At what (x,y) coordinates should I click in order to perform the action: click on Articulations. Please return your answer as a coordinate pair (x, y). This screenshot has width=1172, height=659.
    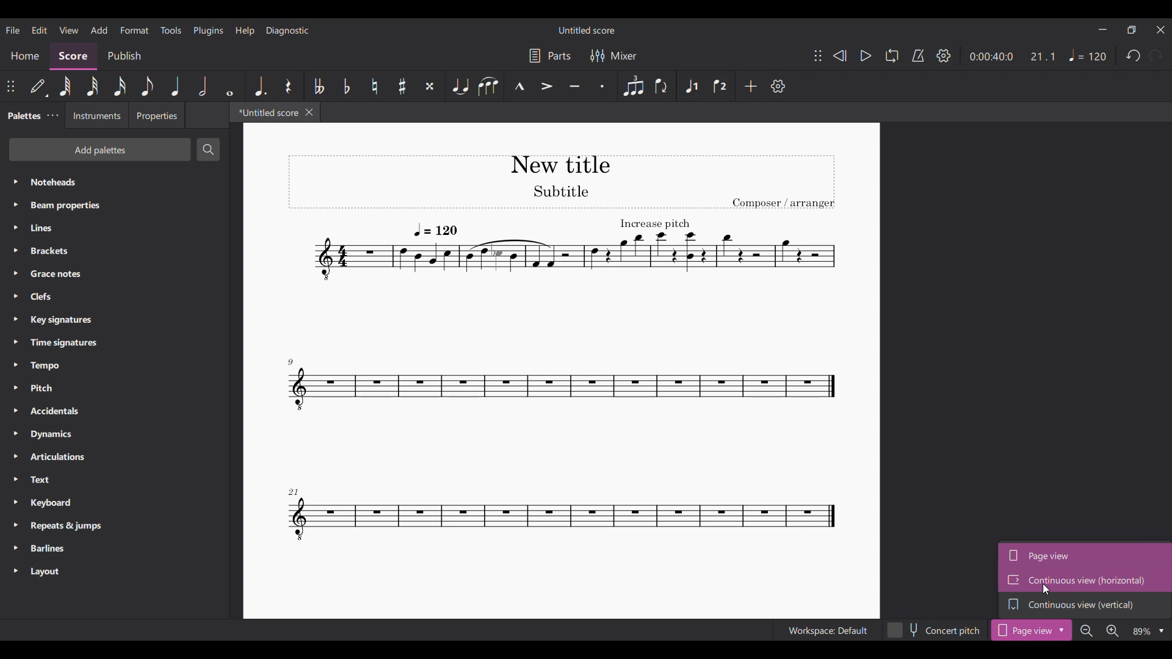
    Looking at the image, I should click on (114, 456).